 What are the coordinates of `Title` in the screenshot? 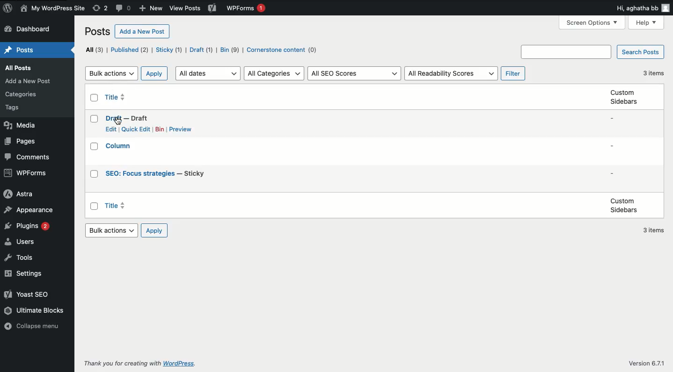 It's located at (120, 145).